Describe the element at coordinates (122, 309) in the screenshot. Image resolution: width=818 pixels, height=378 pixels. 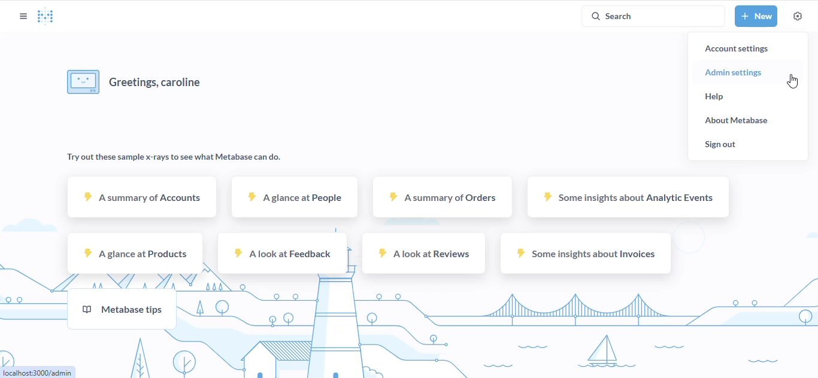
I see `metabase tips` at that location.